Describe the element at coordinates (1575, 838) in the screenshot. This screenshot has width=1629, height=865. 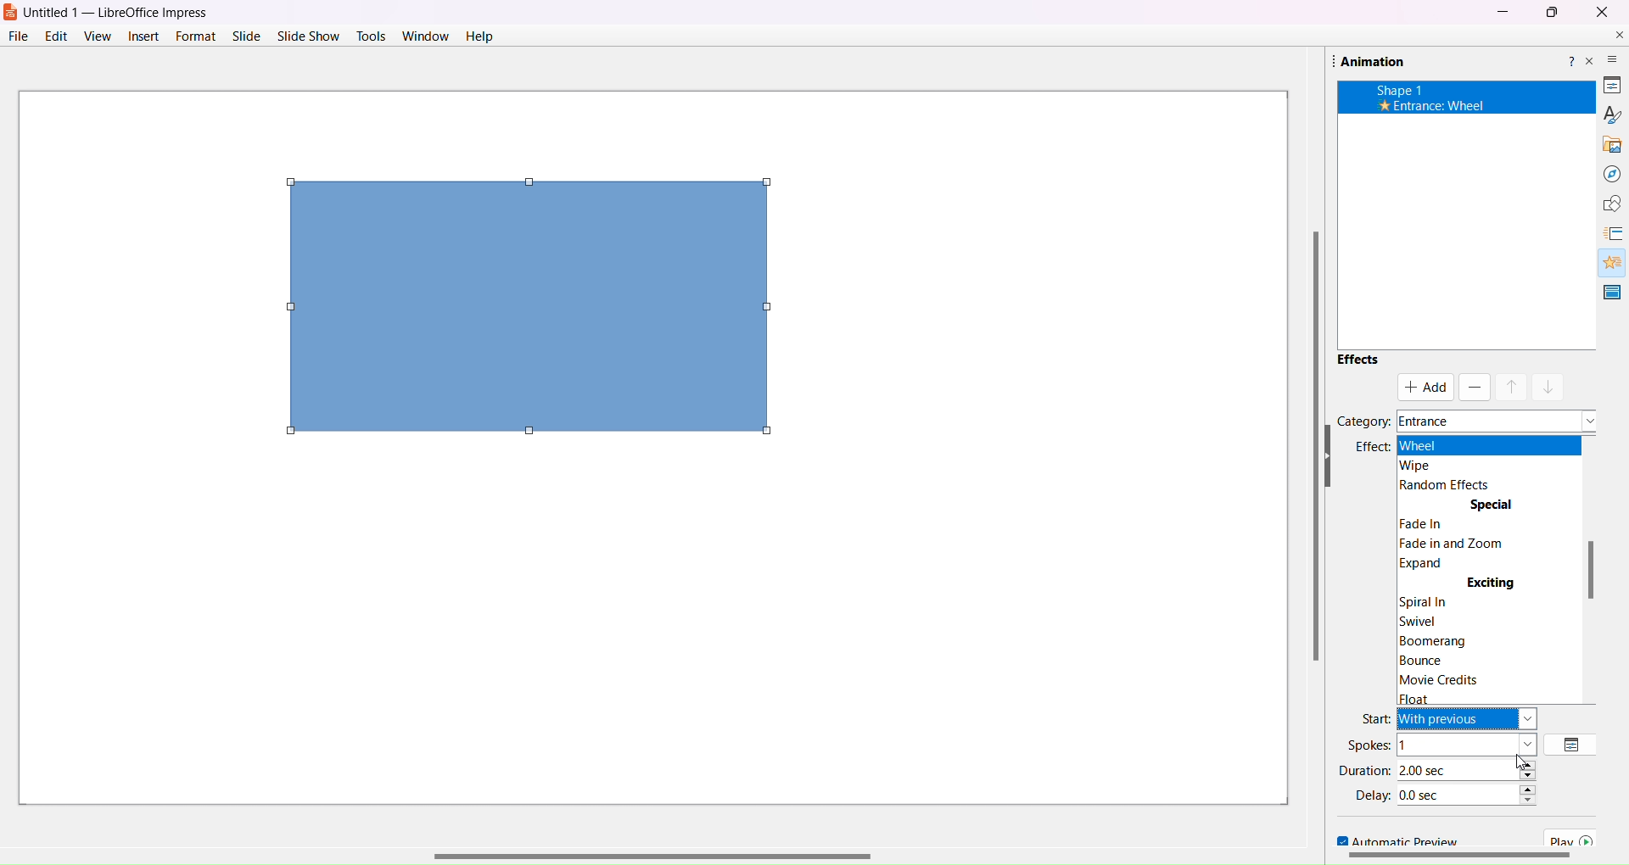
I see `Play` at that location.